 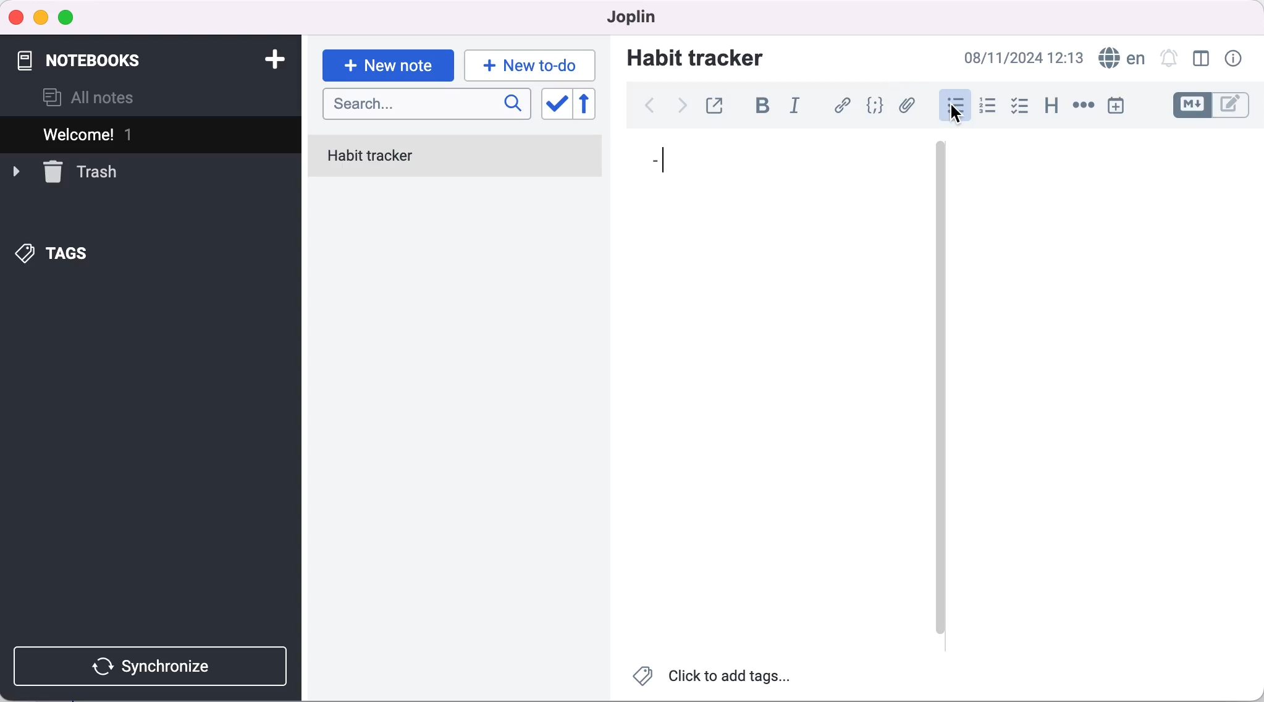 I want to click on code, so click(x=877, y=106).